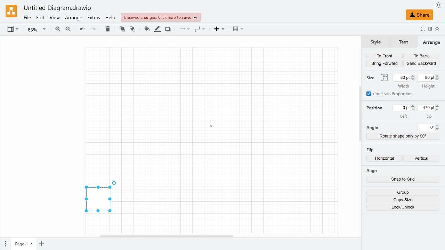  What do you see at coordinates (438, 5) in the screenshot?
I see `Appearence` at bounding box center [438, 5].